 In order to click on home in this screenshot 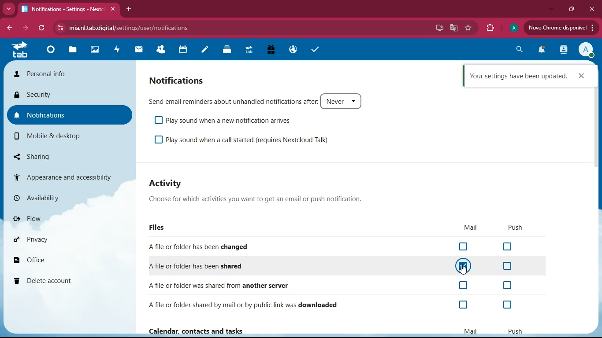, I will do `click(50, 51)`.